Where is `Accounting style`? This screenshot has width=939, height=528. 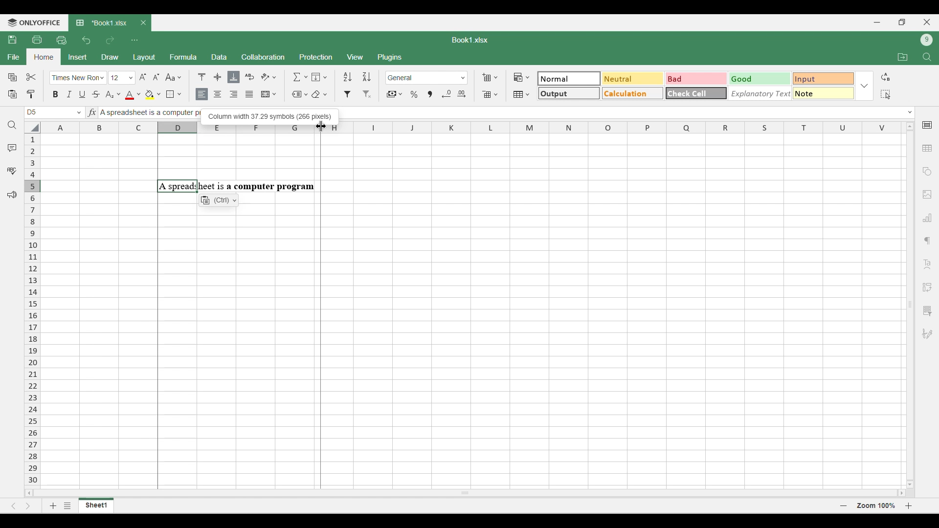 Accounting style is located at coordinates (395, 94).